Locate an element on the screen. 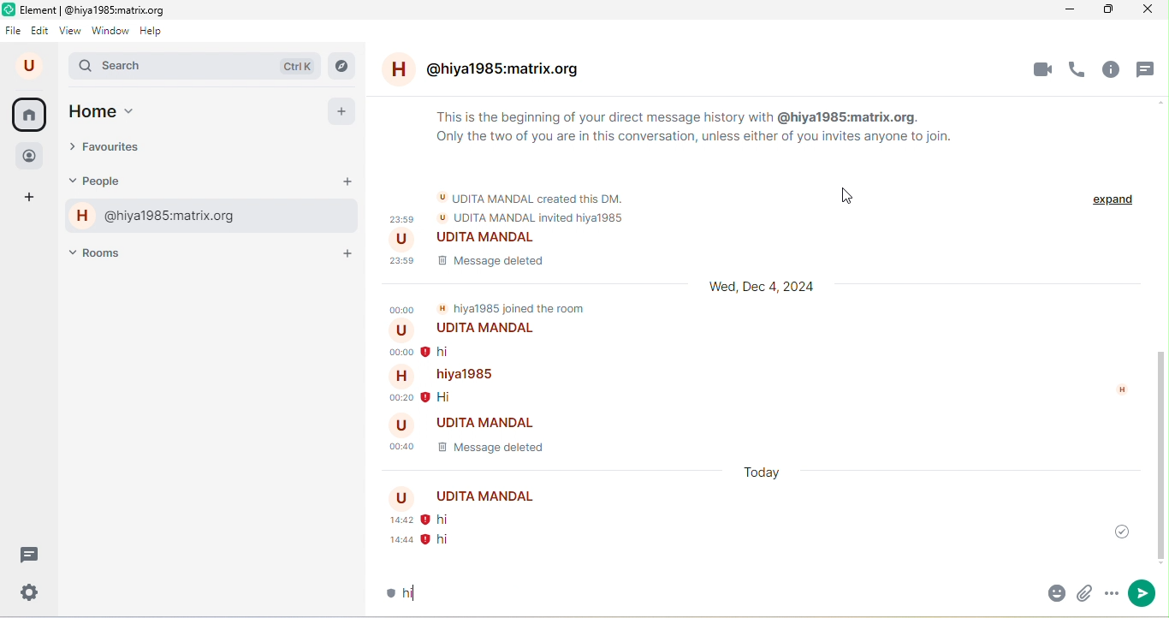 The image size is (1169, 618). edit is located at coordinates (41, 32).